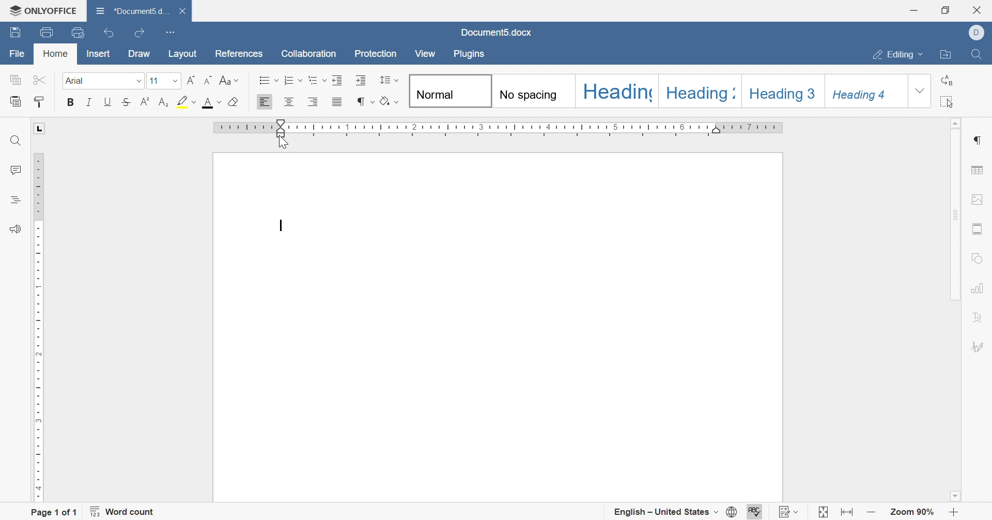 The width and height of the screenshot is (992, 520). I want to click on spell checking, so click(758, 512).